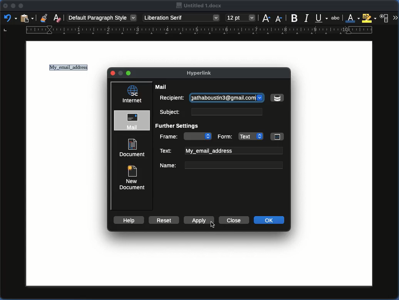  What do you see at coordinates (186, 136) in the screenshot?
I see `Frame` at bounding box center [186, 136].